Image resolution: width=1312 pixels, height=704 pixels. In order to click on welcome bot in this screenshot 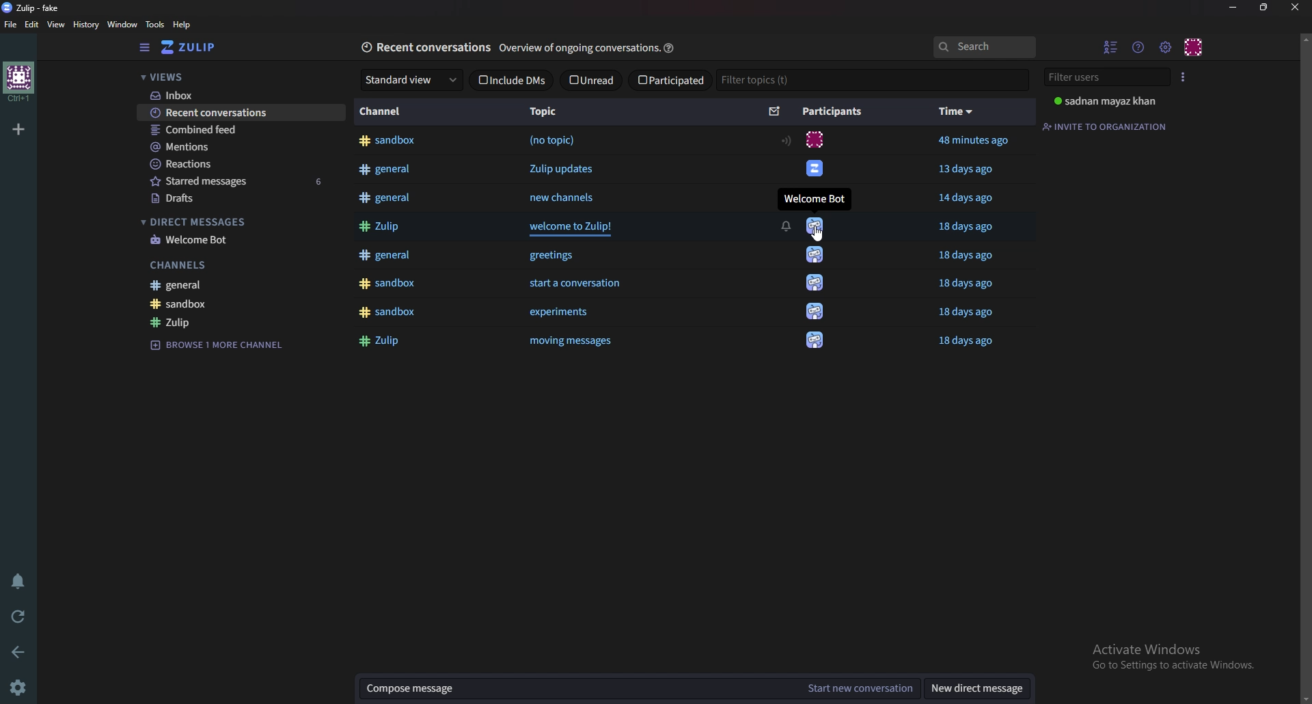, I will do `click(241, 241)`.